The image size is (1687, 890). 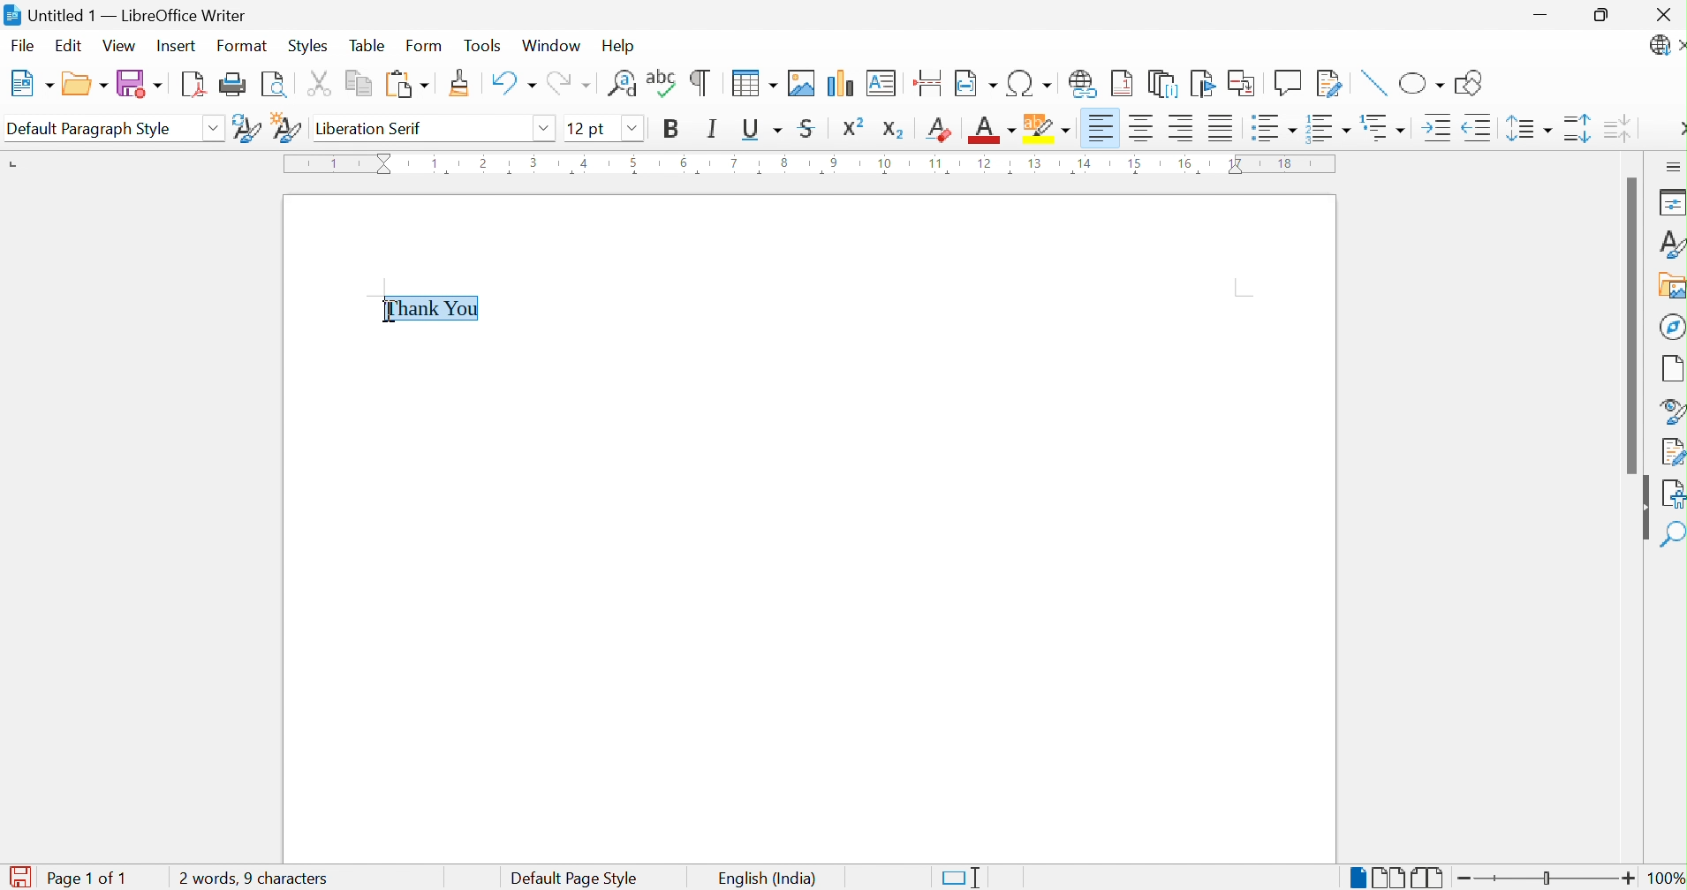 What do you see at coordinates (766, 878) in the screenshot?
I see `English (India)` at bounding box center [766, 878].